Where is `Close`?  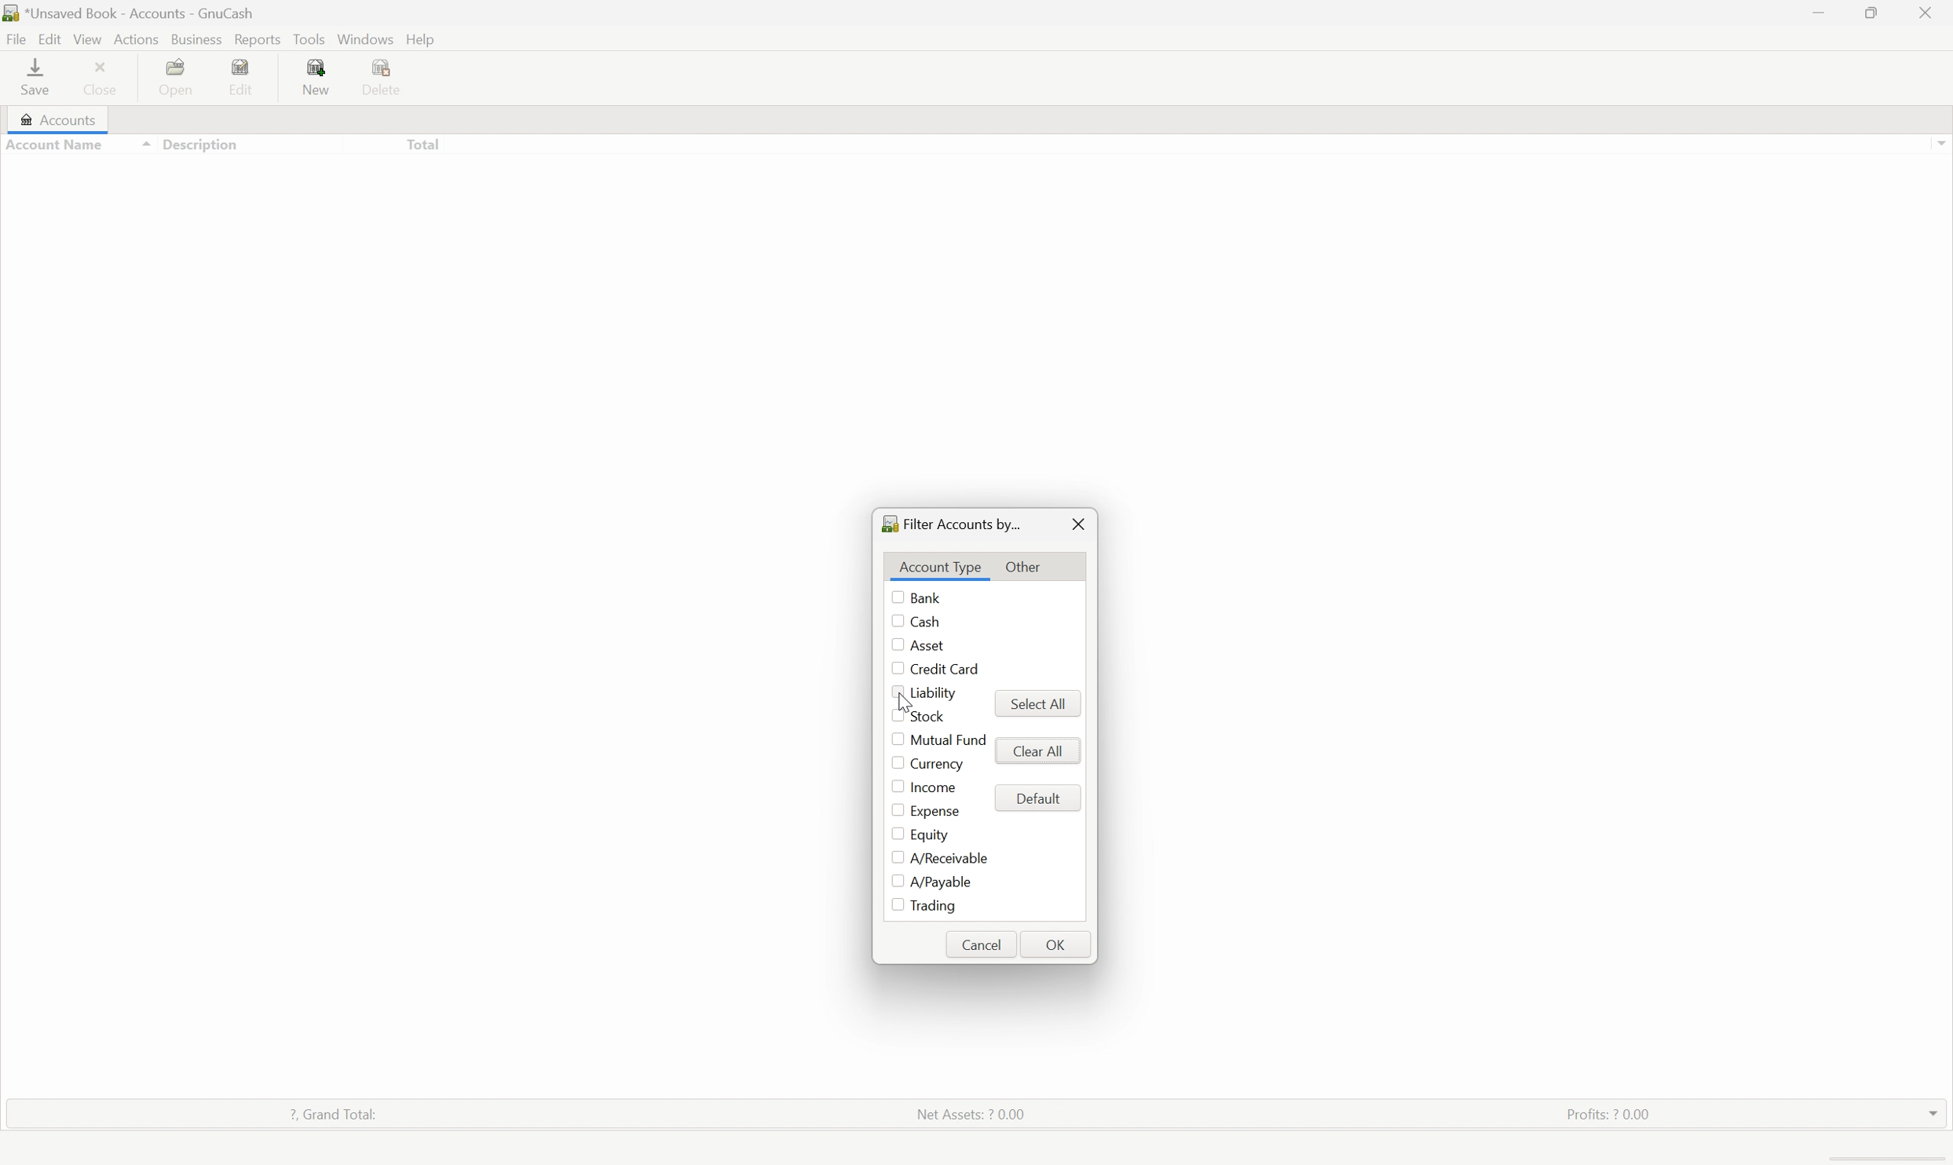 Close is located at coordinates (1081, 524).